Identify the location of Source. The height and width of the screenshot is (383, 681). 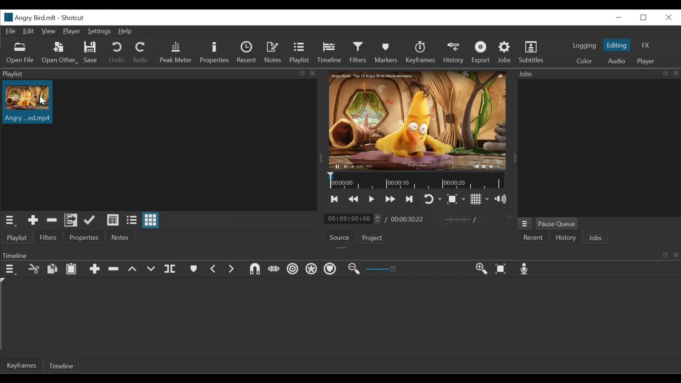
(337, 238).